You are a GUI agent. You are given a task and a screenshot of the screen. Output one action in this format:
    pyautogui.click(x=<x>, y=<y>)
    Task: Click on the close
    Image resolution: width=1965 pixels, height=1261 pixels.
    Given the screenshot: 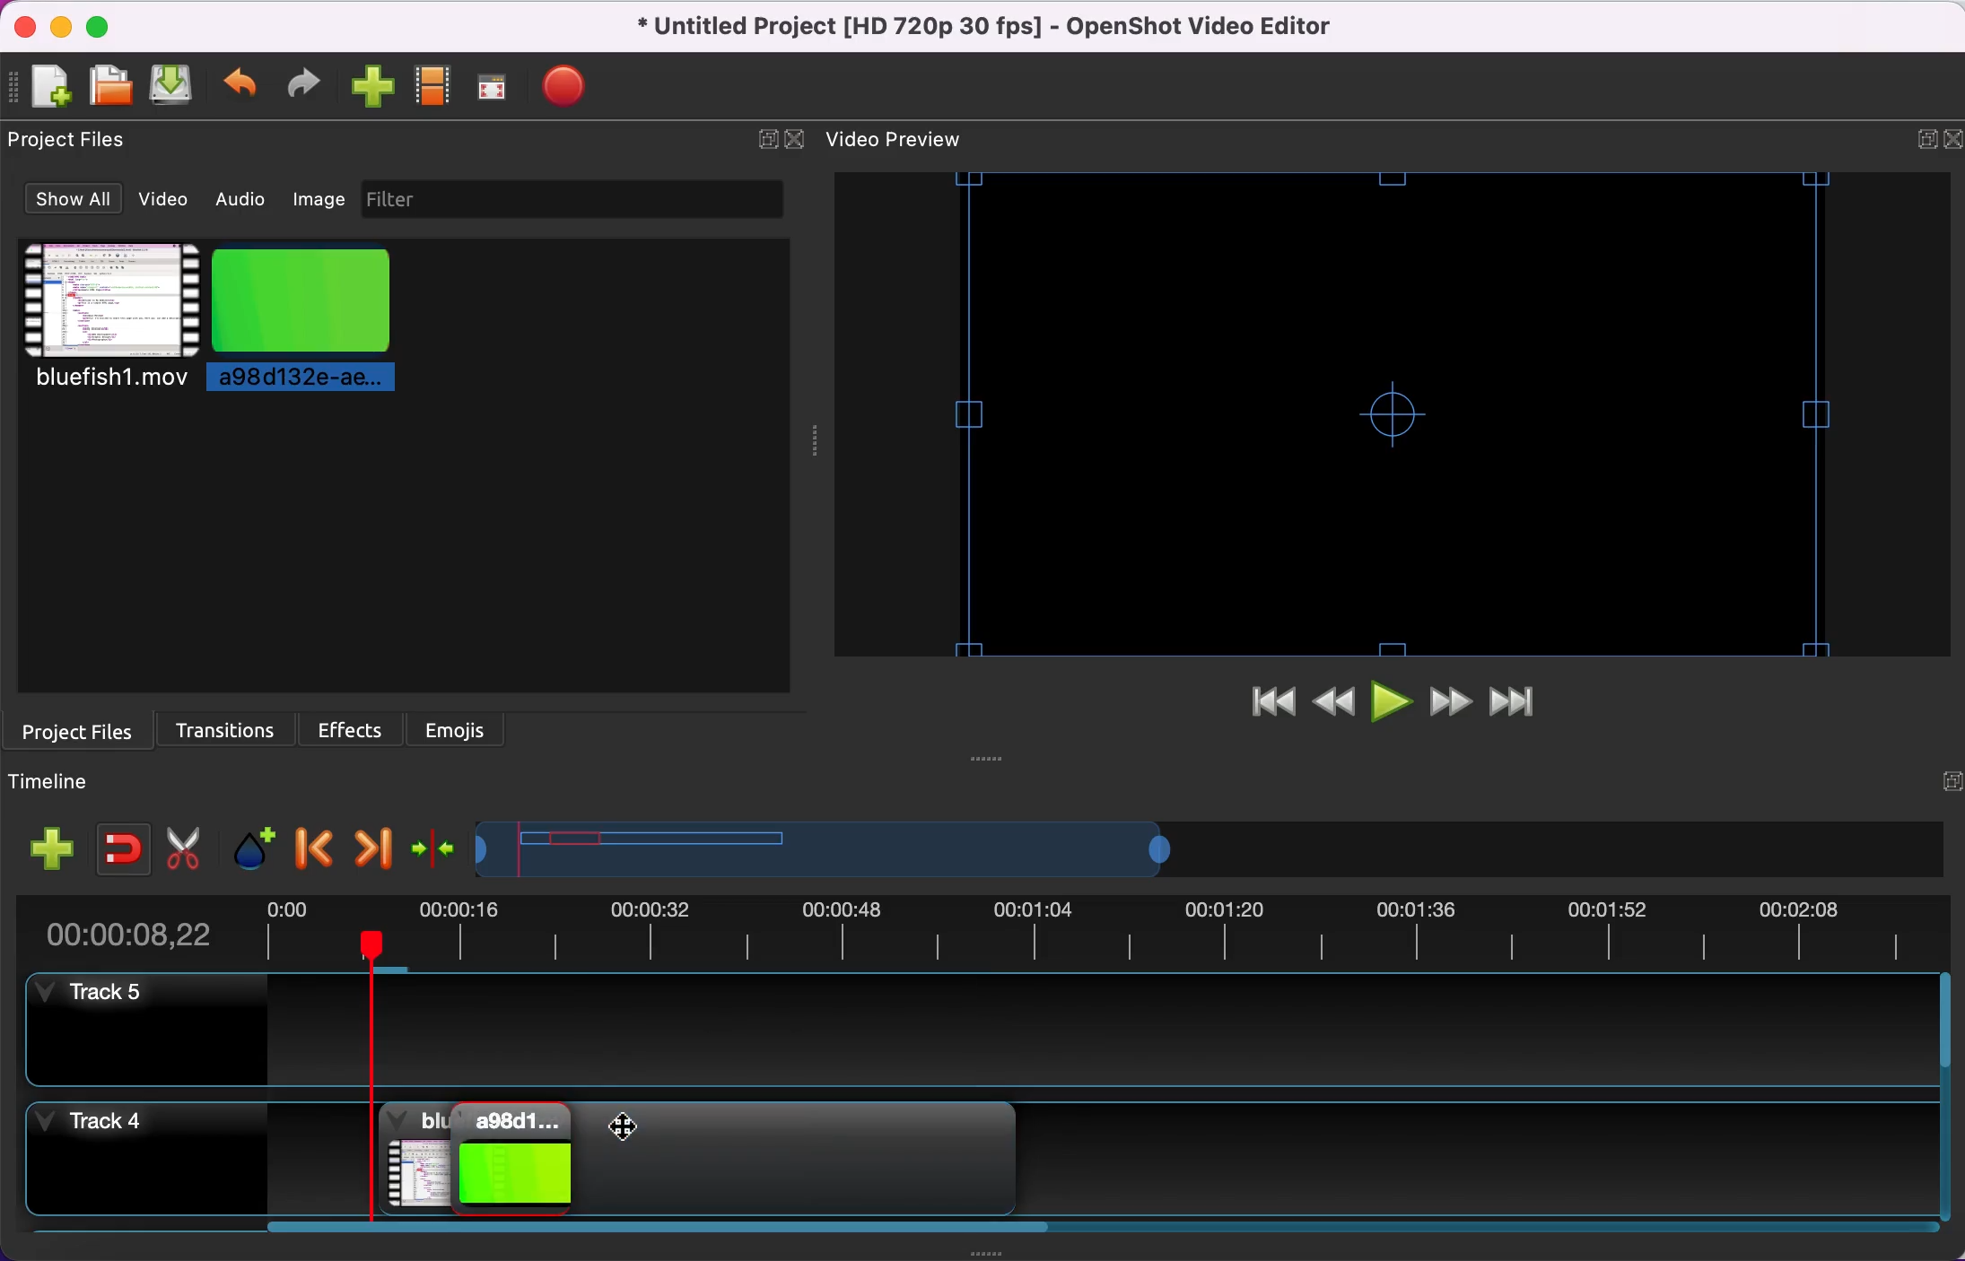 What is the action you would take?
    pyautogui.click(x=799, y=140)
    